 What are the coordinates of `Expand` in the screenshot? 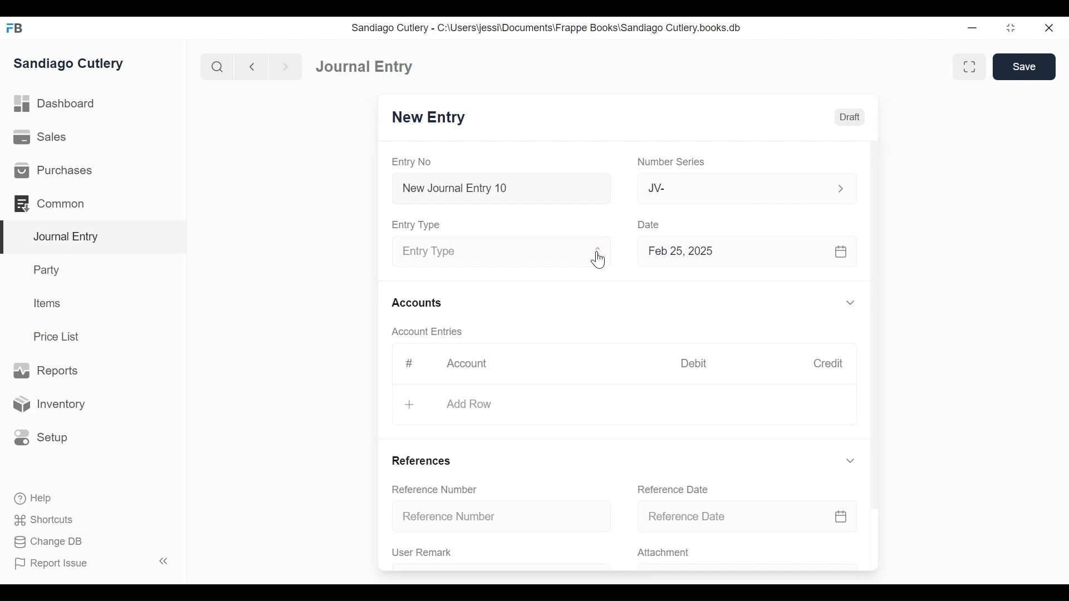 It's located at (599, 253).